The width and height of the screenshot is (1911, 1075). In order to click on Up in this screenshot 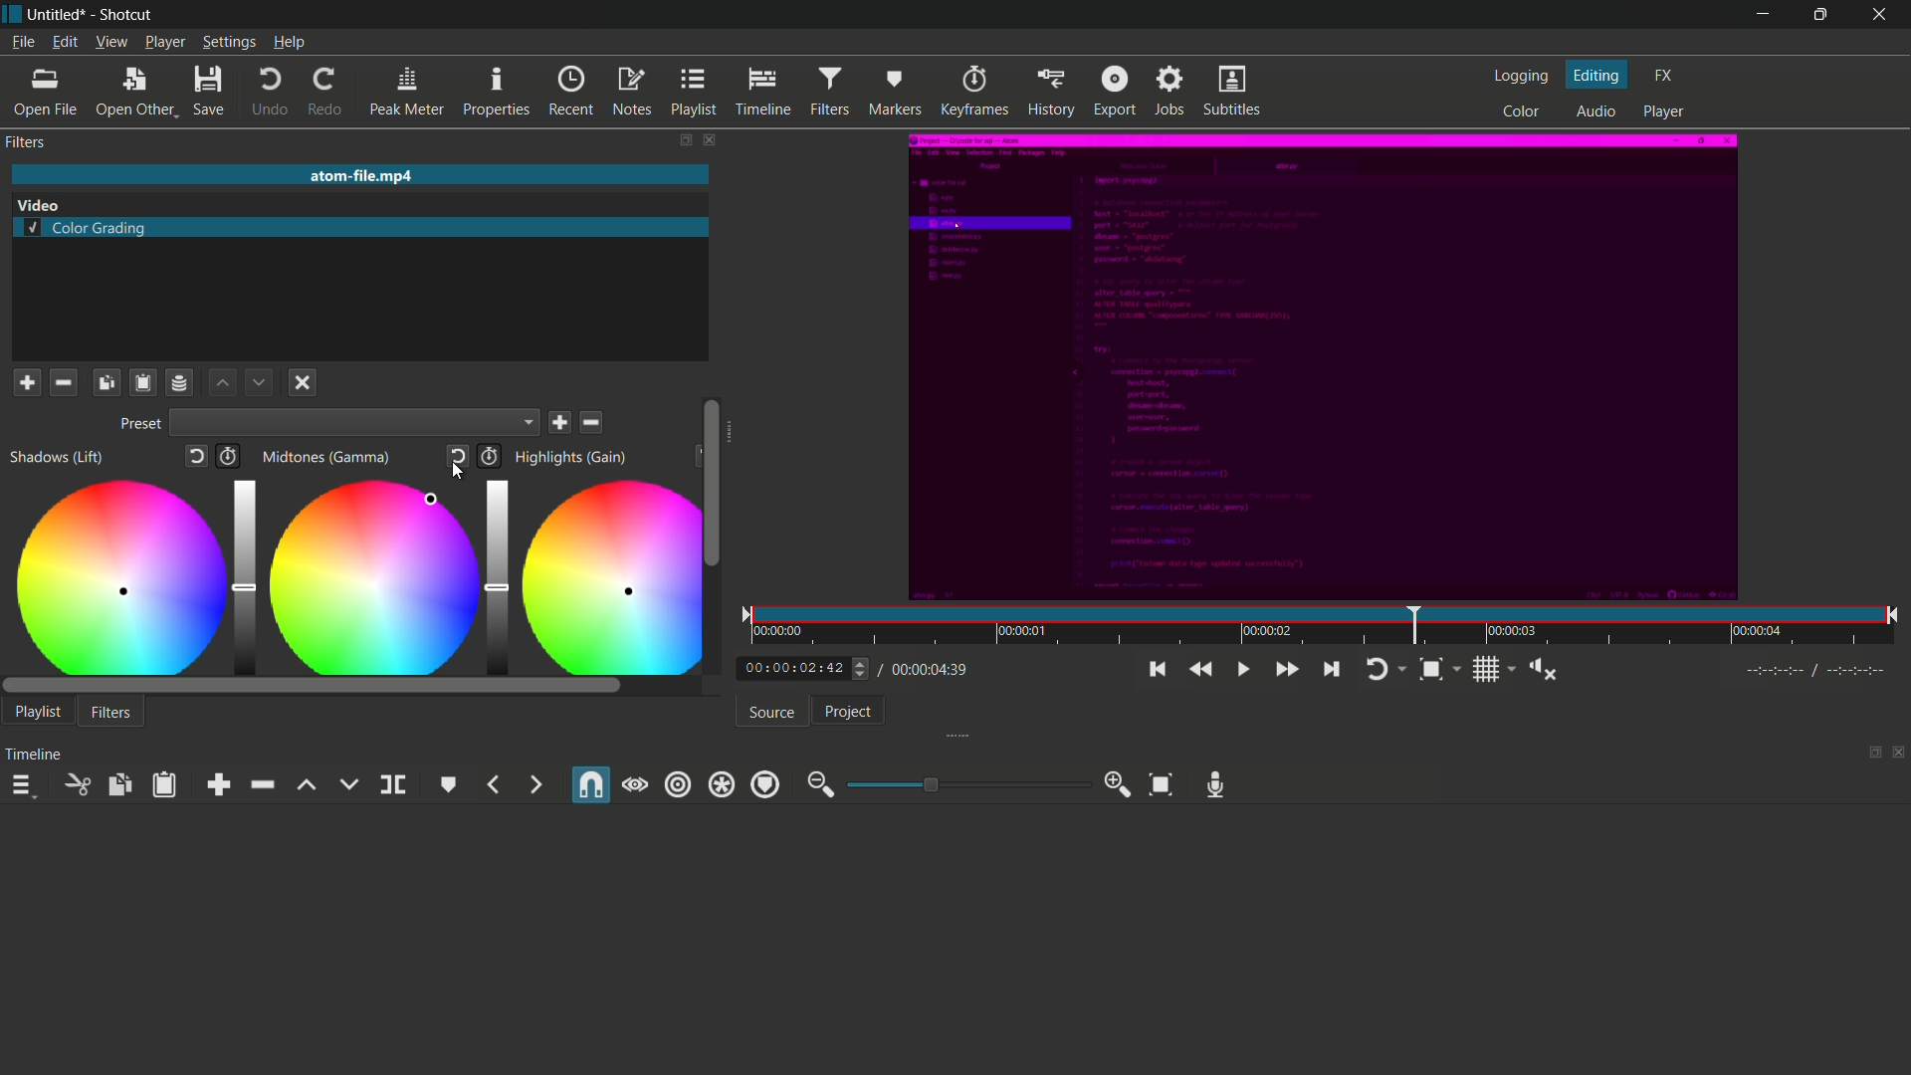, I will do `click(224, 383)`.